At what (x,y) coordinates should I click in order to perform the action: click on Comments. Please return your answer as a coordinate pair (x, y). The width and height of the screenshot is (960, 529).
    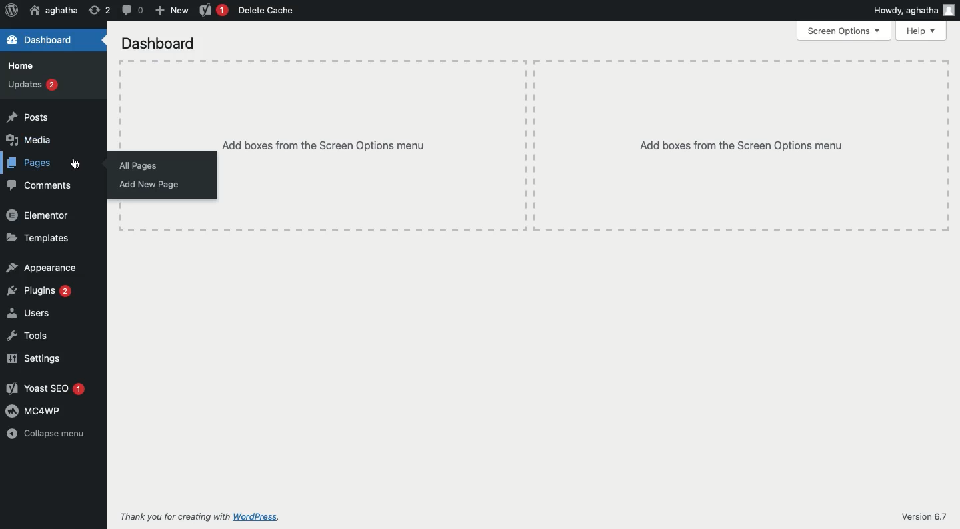
    Looking at the image, I should click on (39, 185).